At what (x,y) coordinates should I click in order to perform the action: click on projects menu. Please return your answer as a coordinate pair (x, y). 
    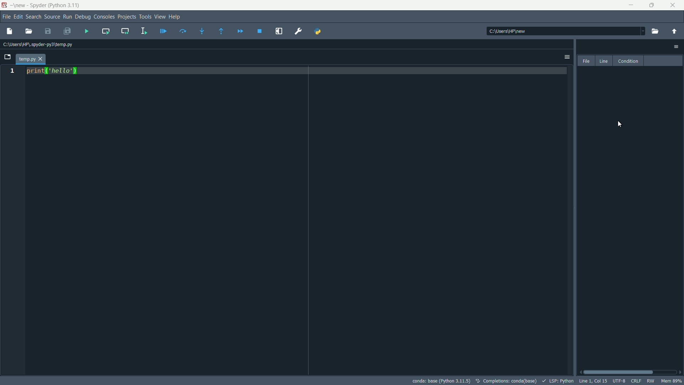
    Looking at the image, I should click on (127, 17).